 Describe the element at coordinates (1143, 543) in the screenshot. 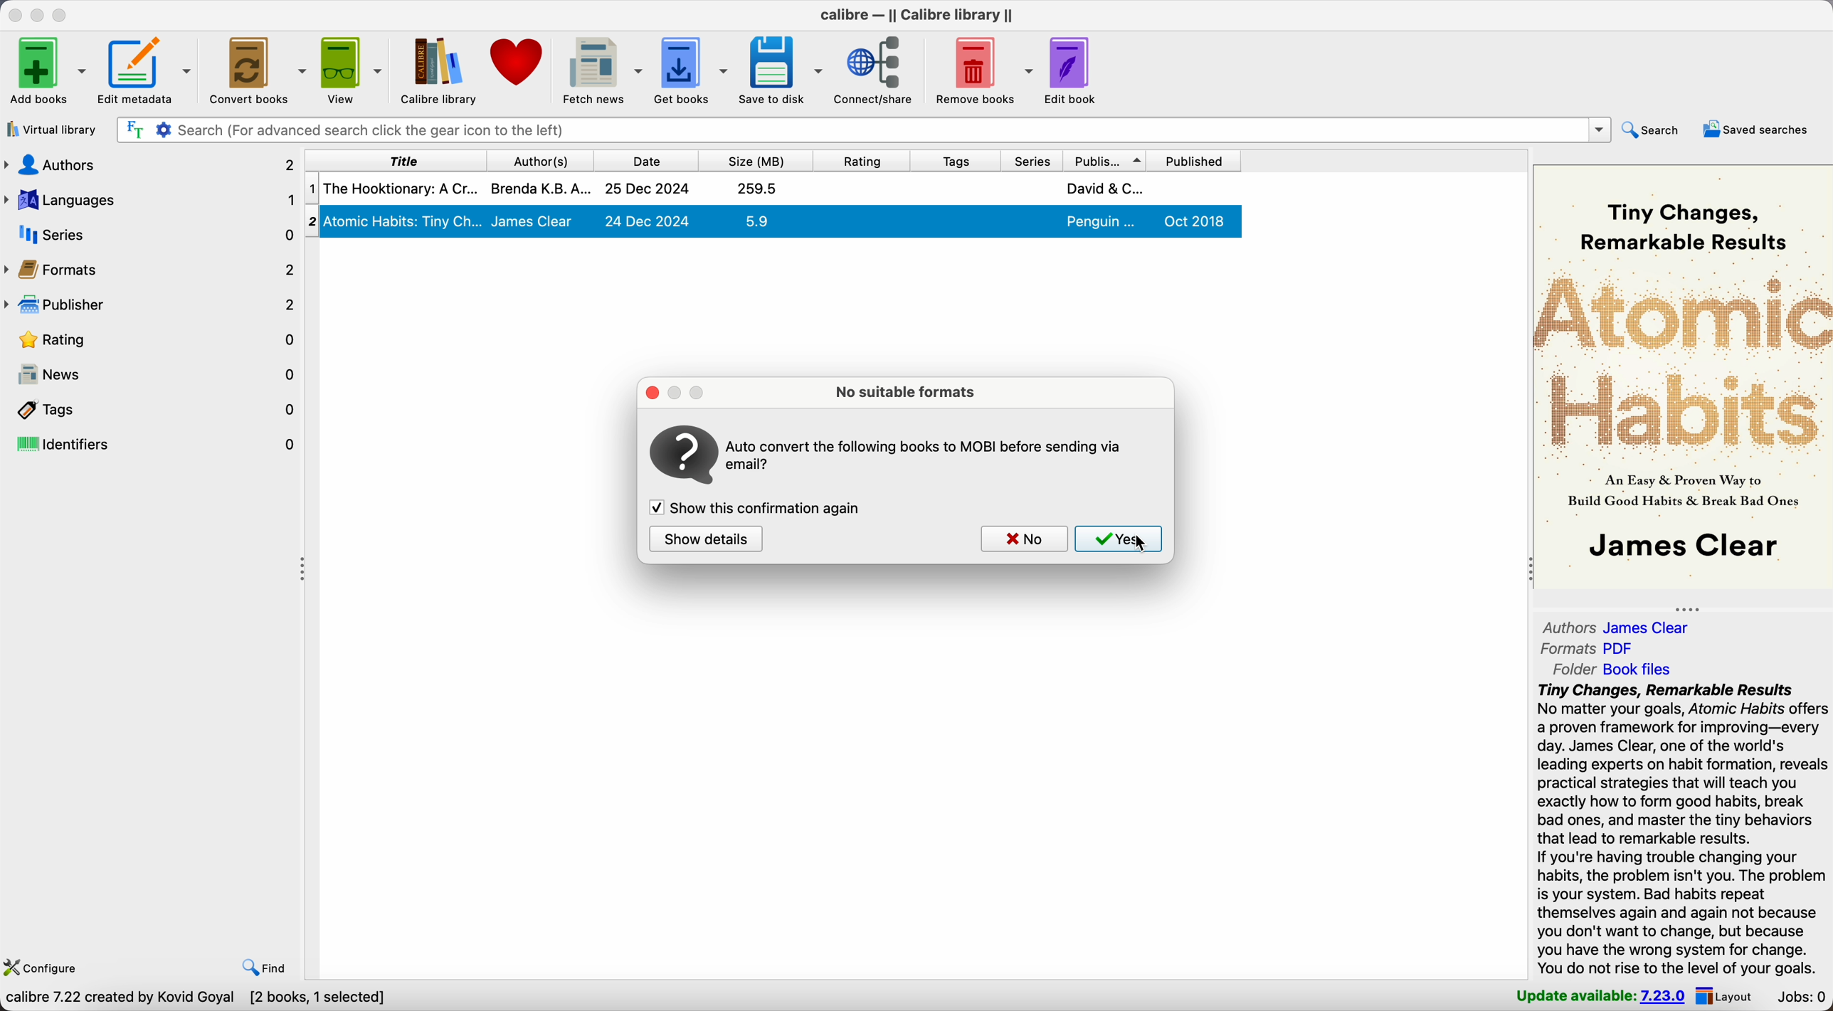

I see `Cursor` at that location.